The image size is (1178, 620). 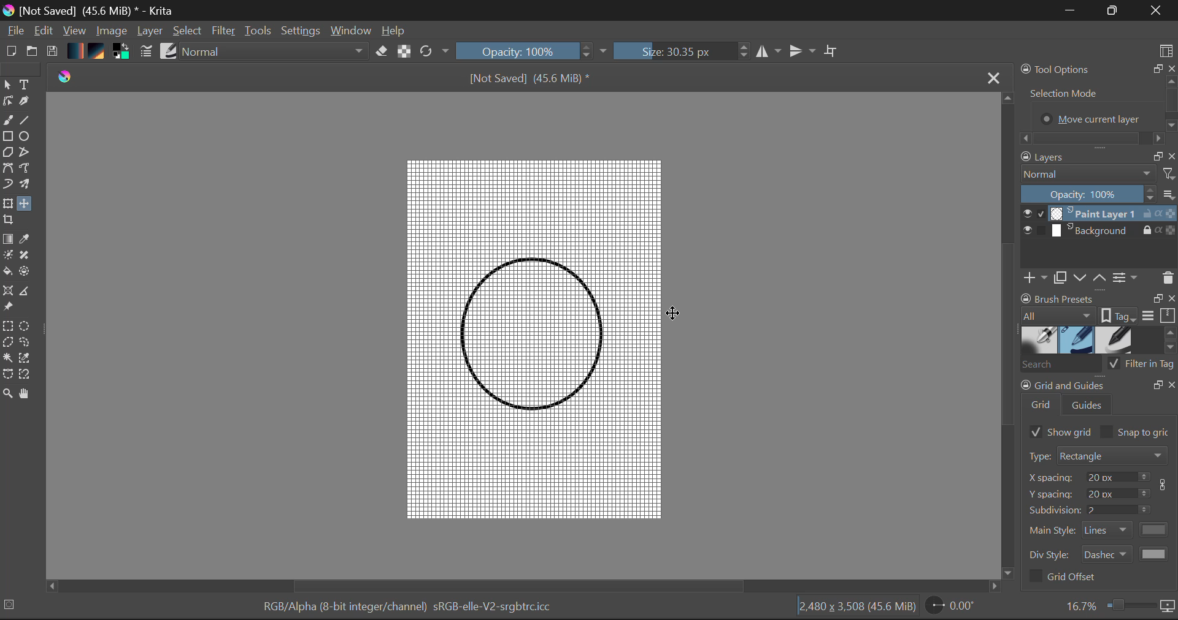 I want to click on Brush Settings, so click(x=146, y=52).